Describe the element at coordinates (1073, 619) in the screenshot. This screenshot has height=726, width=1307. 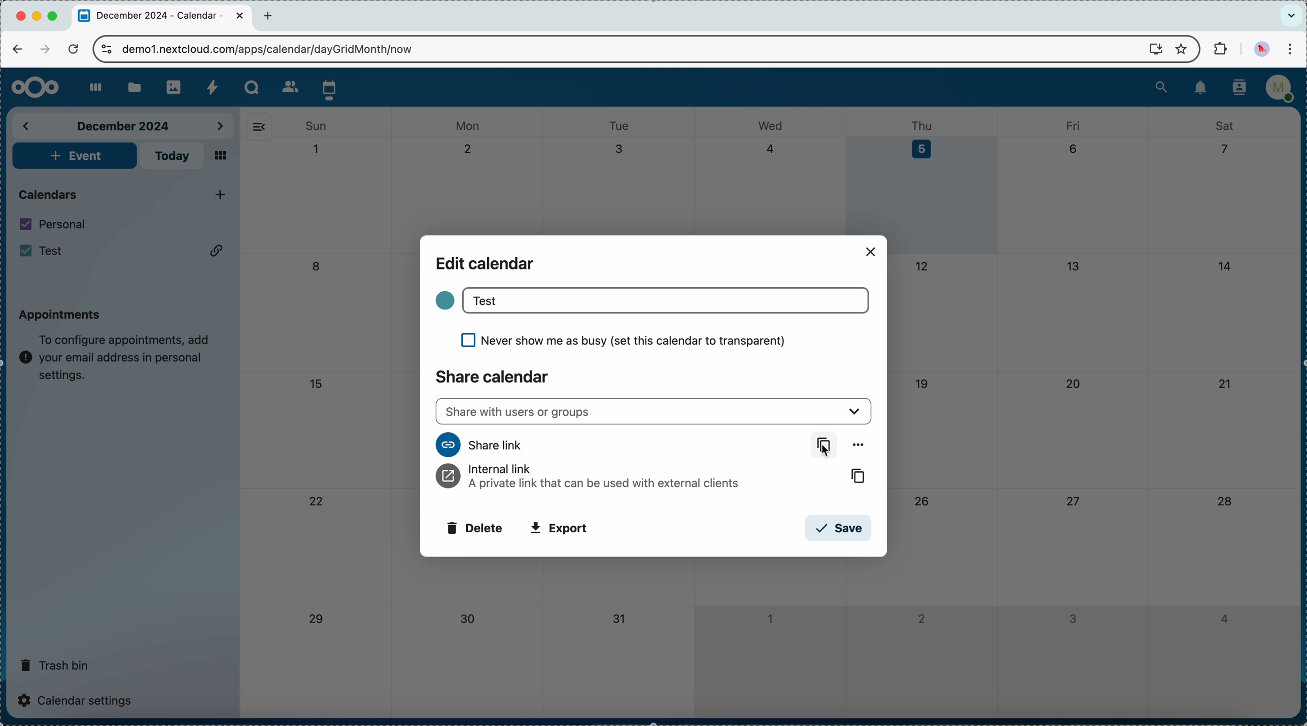
I see `3` at that location.